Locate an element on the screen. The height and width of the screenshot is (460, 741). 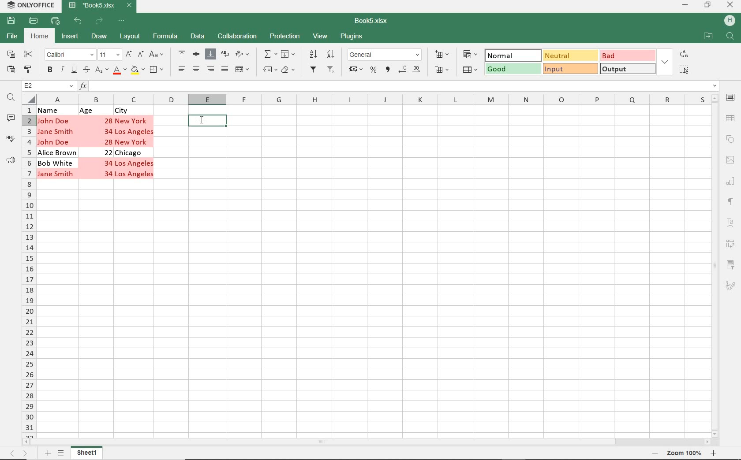
HOME is located at coordinates (39, 37).